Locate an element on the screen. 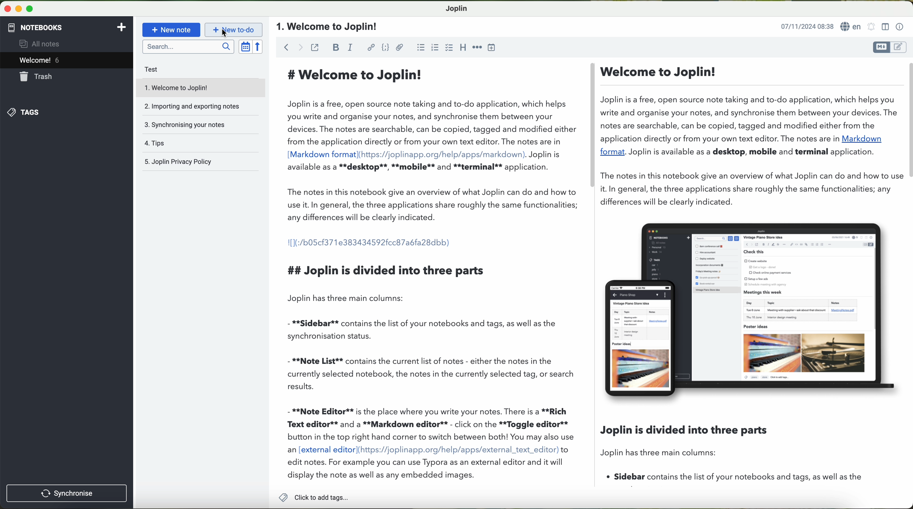  synchronising your notes is located at coordinates (187, 125).